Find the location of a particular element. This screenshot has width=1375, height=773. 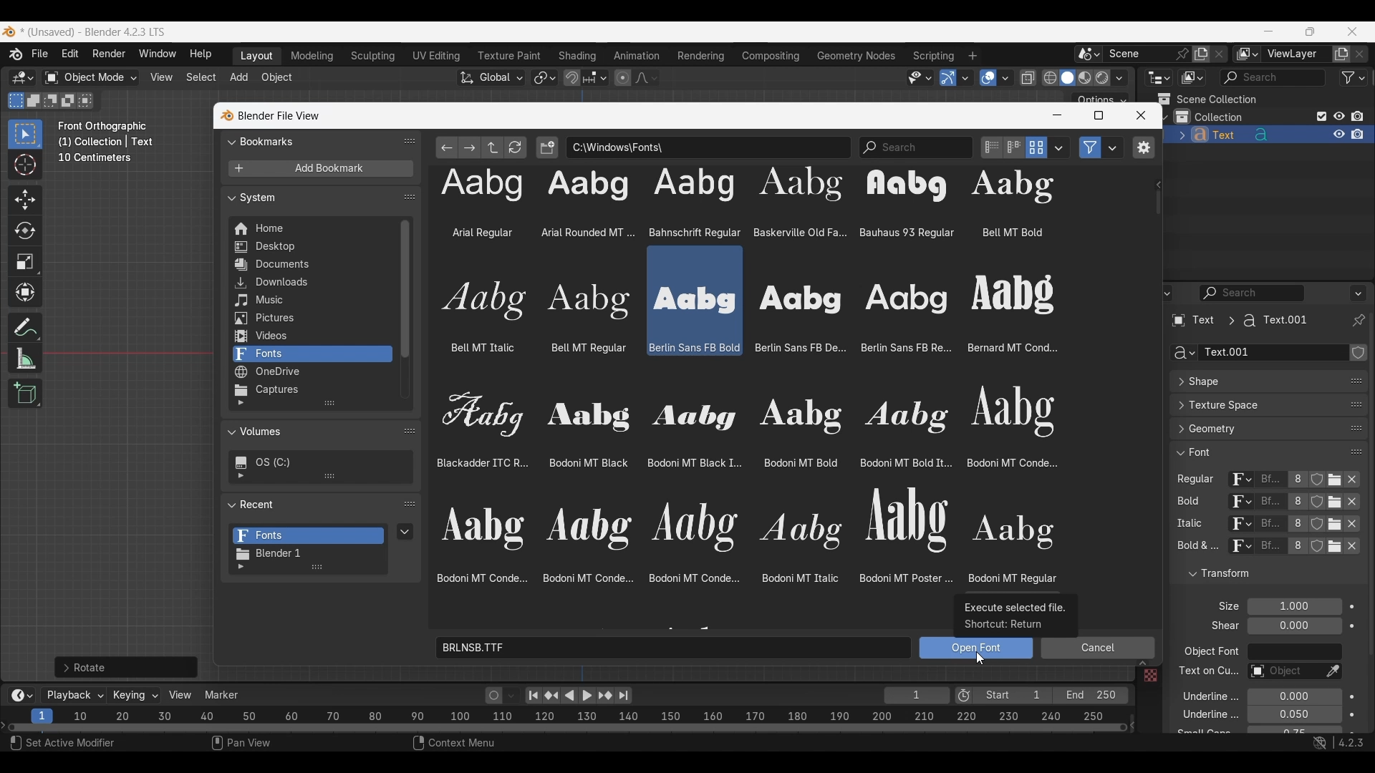

Desktop folder is located at coordinates (311, 248).